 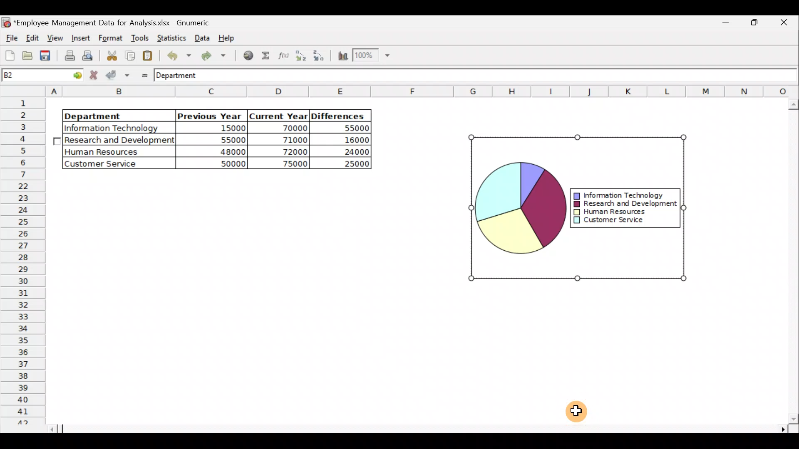 What do you see at coordinates (347, 140) in the screenshot?
I see `16000` at bounding box center [347, 140].